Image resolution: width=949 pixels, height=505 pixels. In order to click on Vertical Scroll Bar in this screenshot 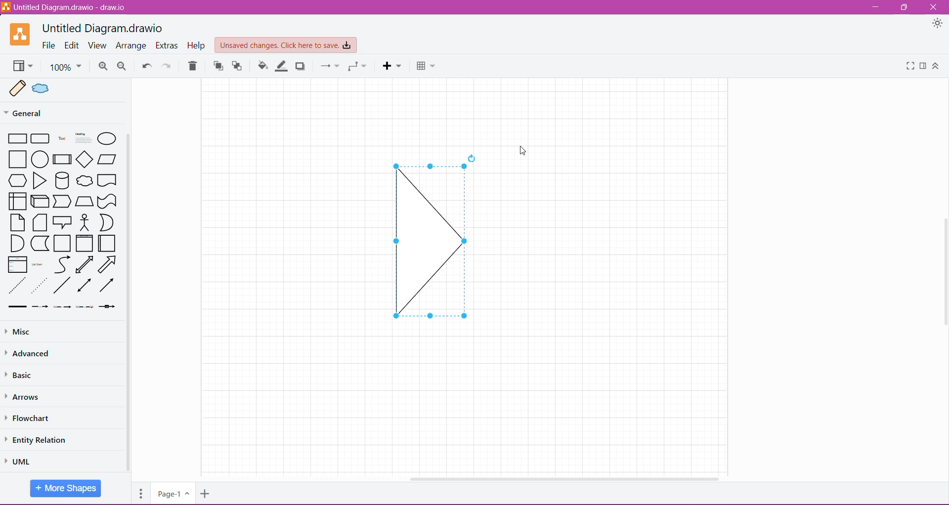, I will do `click(129, 303)`.